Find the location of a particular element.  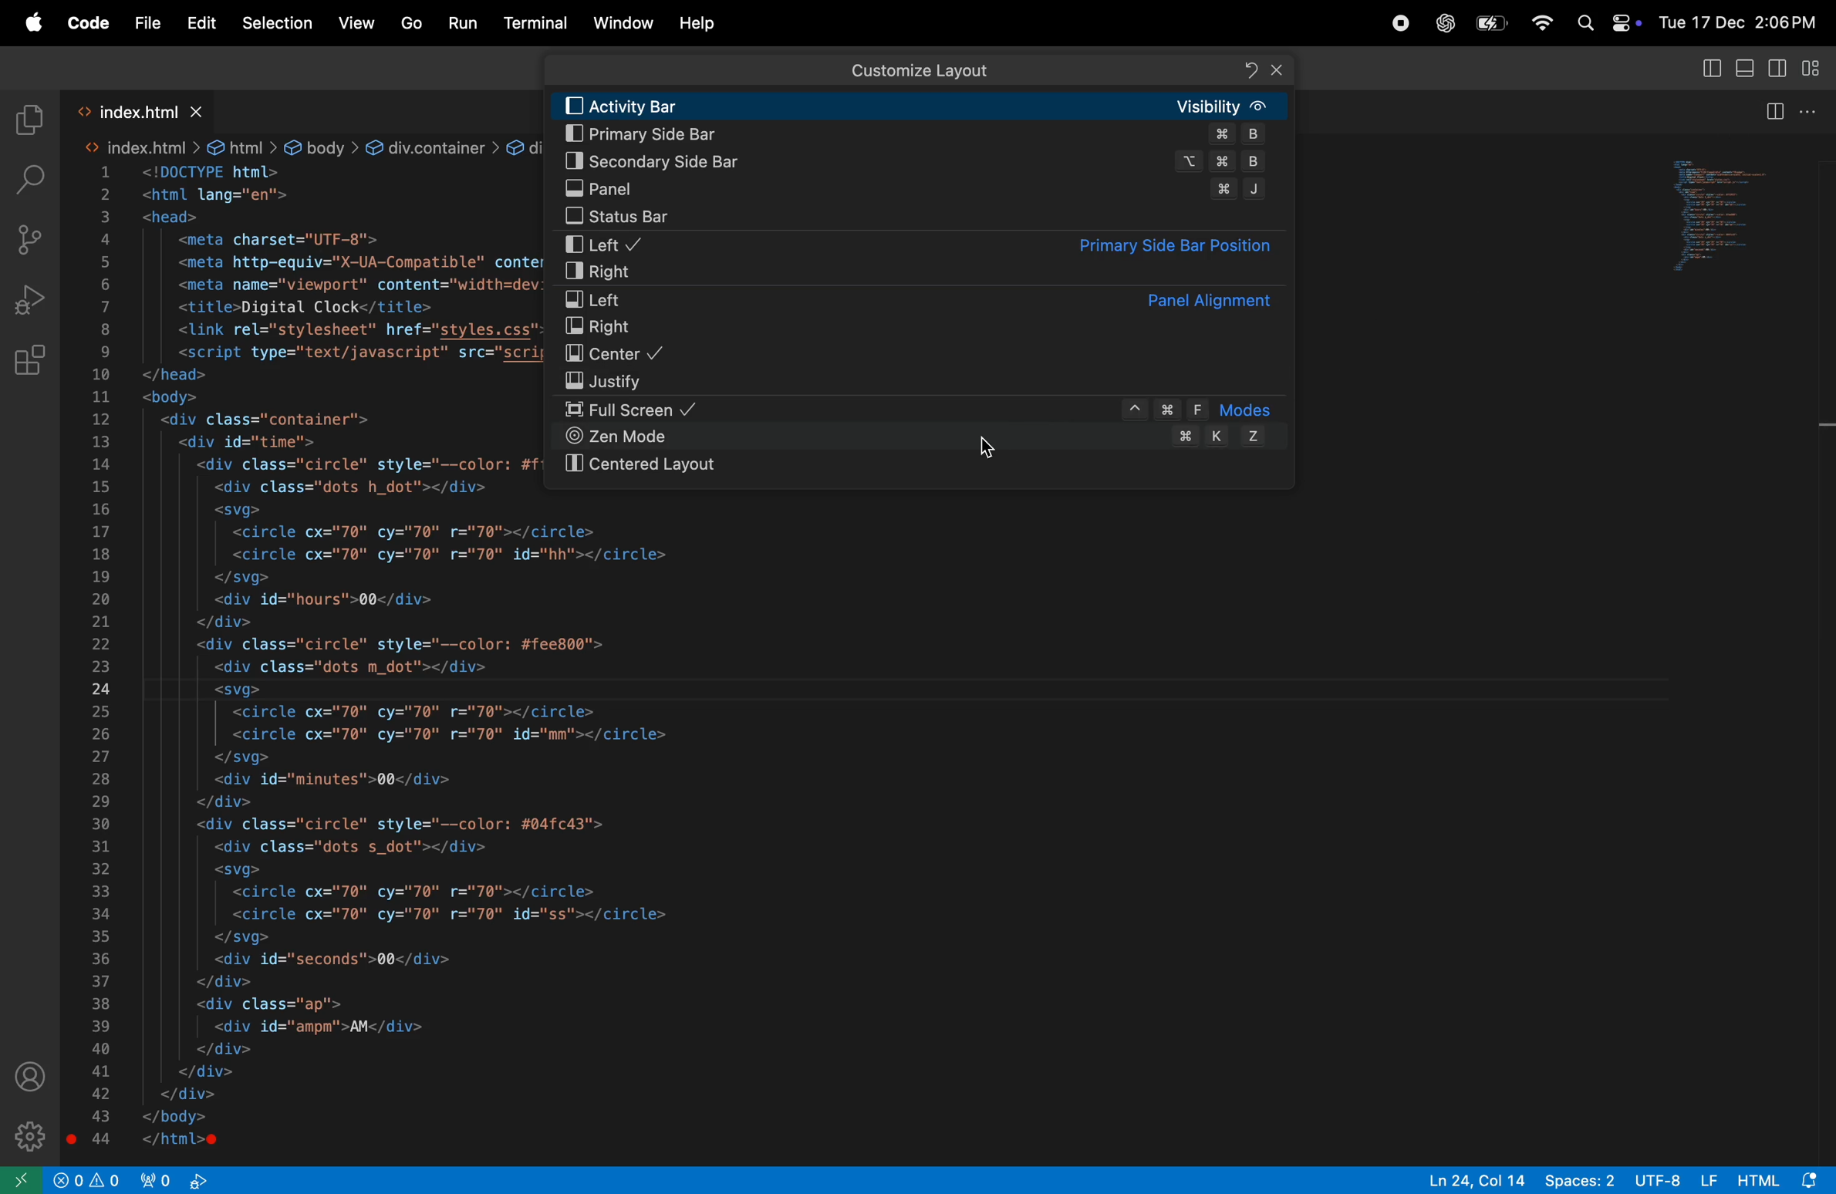

ln 24, col 14 is located at coordinates (1470, 1179).